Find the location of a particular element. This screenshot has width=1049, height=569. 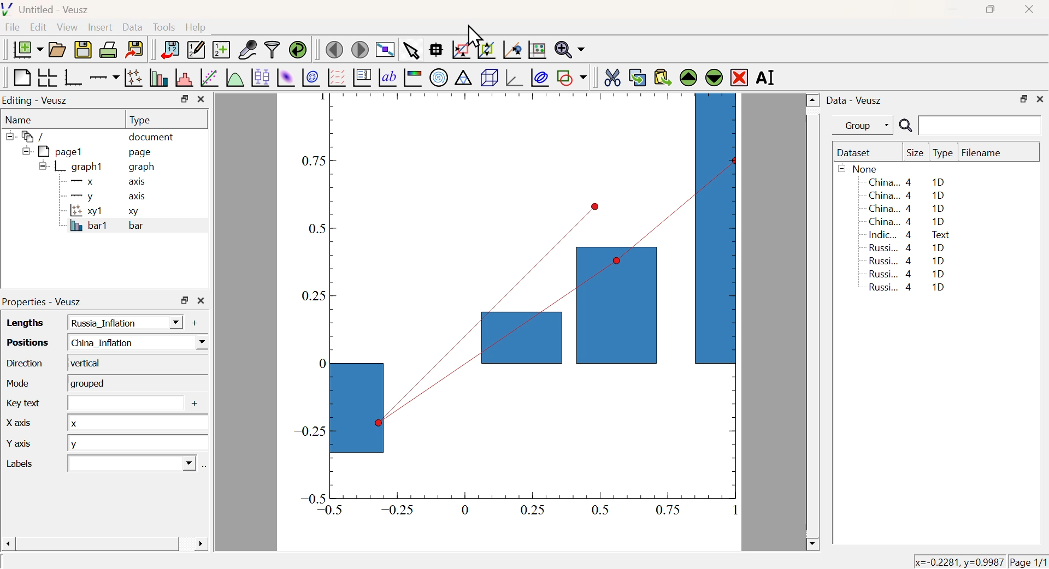

Export to graphics format is located at coordinates (135, 48).